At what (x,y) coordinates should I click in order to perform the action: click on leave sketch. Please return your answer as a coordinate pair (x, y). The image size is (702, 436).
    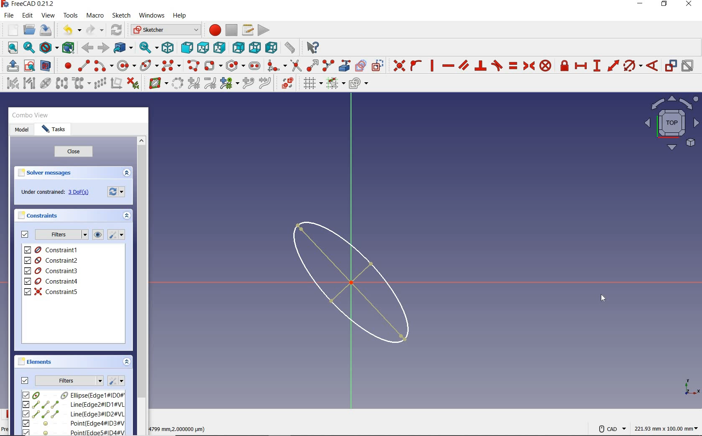
    Looking at the image, I should click on (11, 66).